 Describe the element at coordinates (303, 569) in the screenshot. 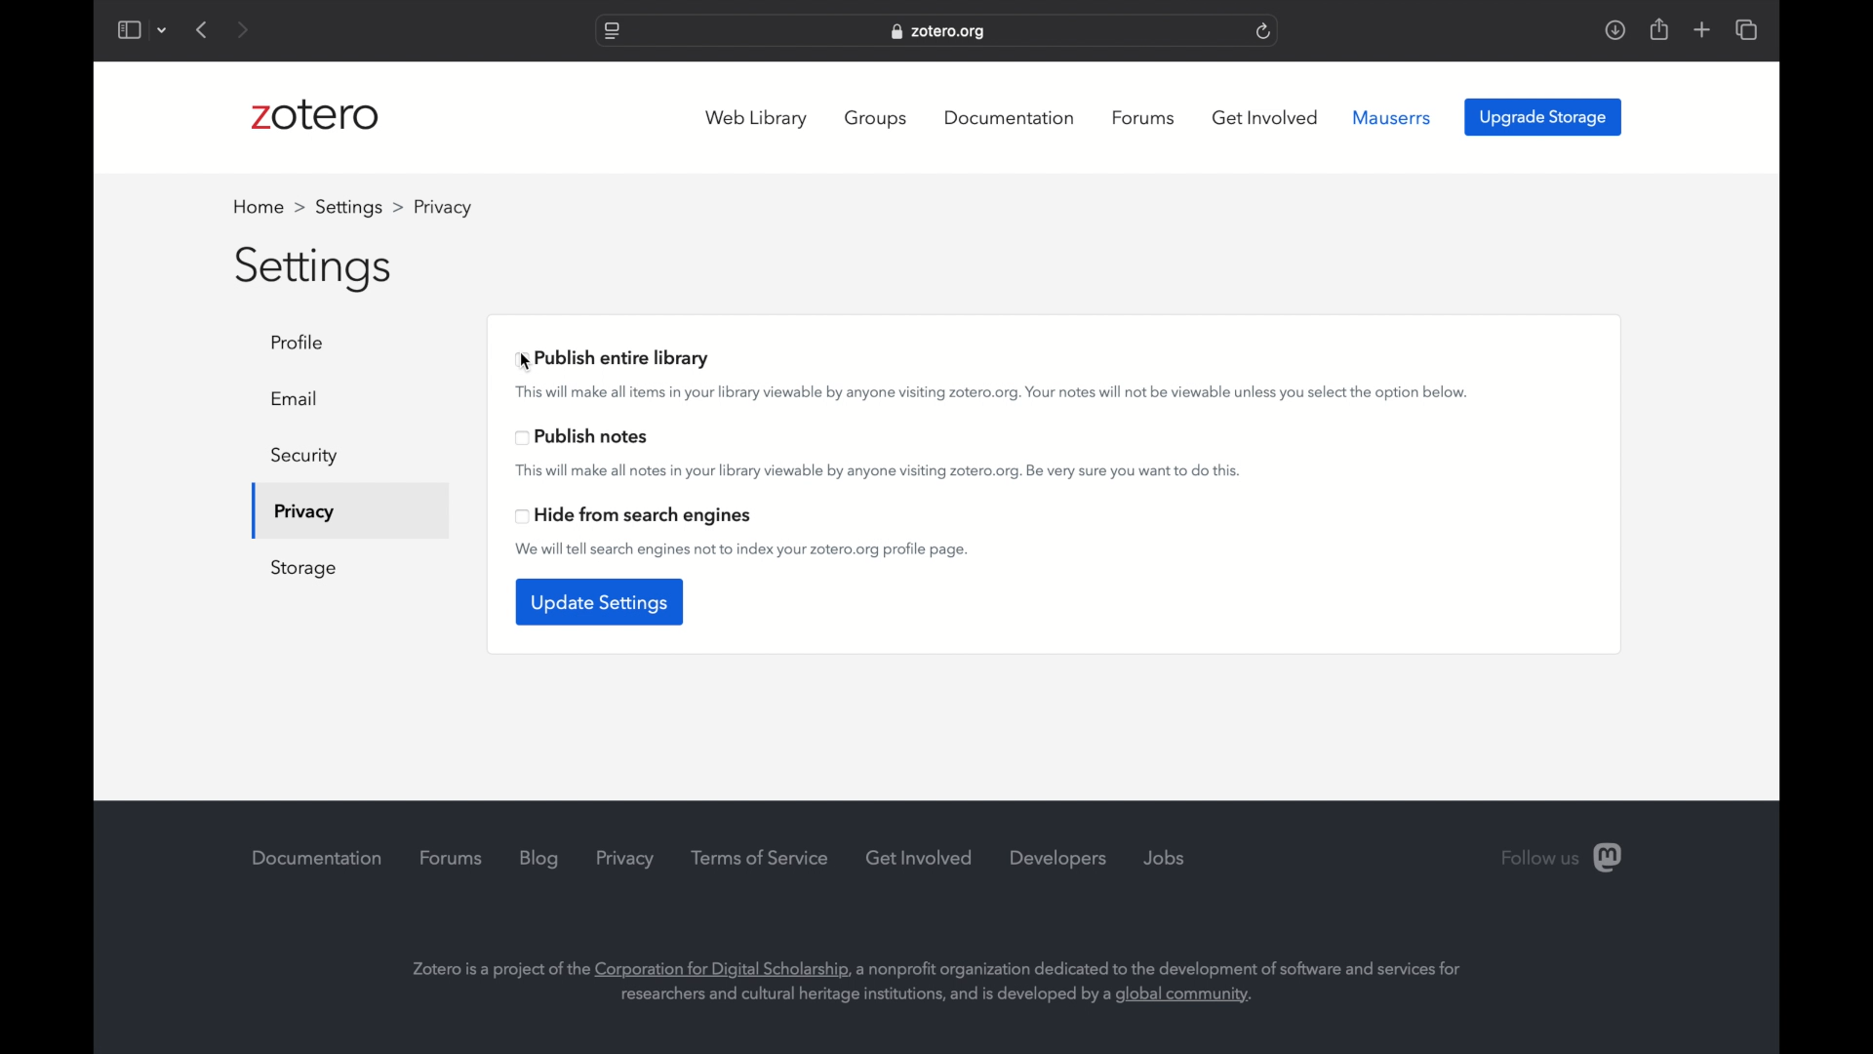

I see `storage` at that location.